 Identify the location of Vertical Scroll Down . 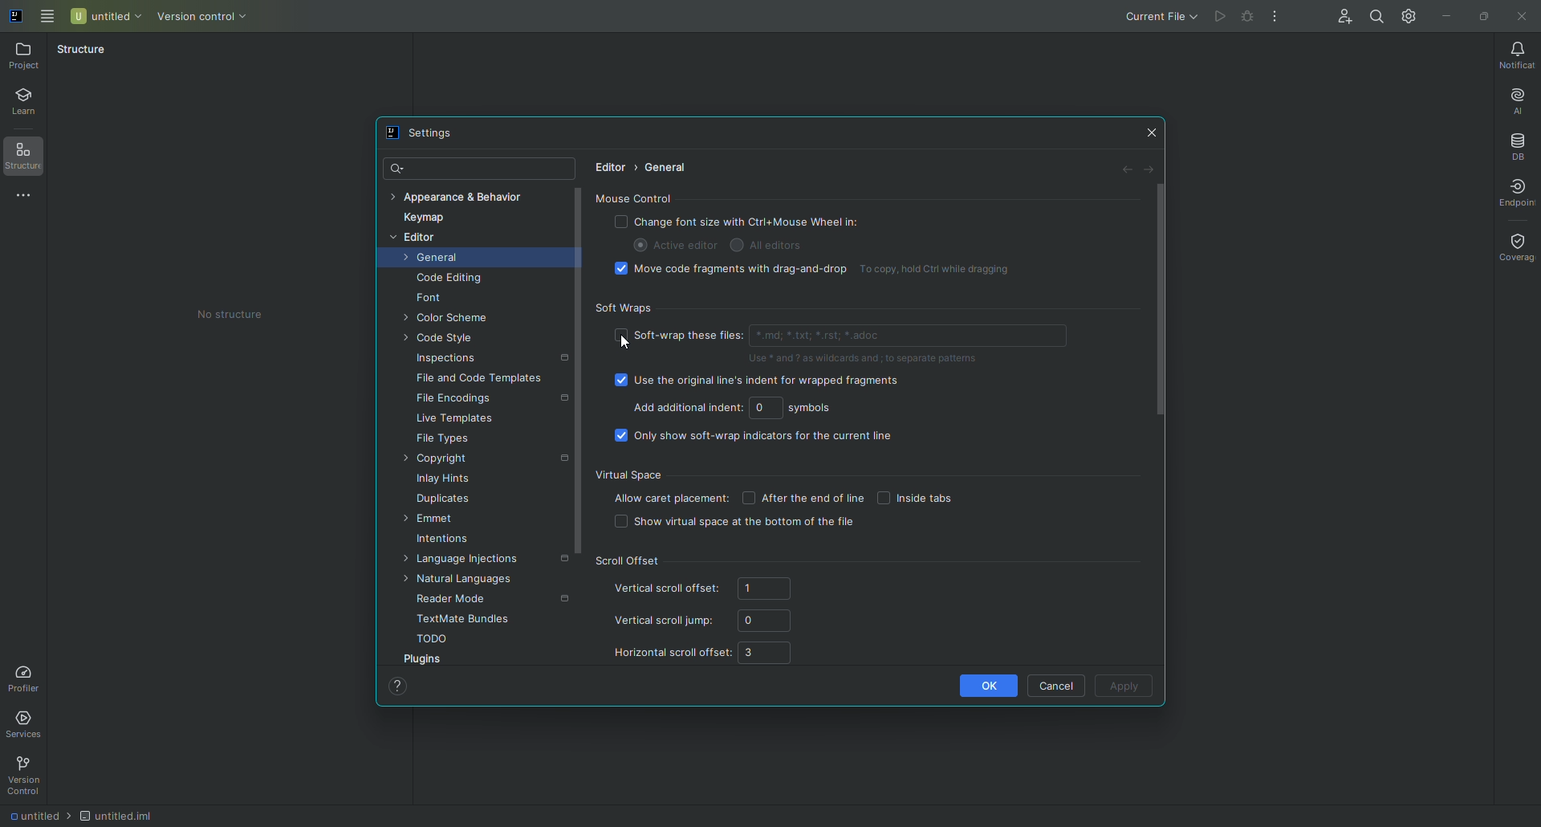
(575, 390).